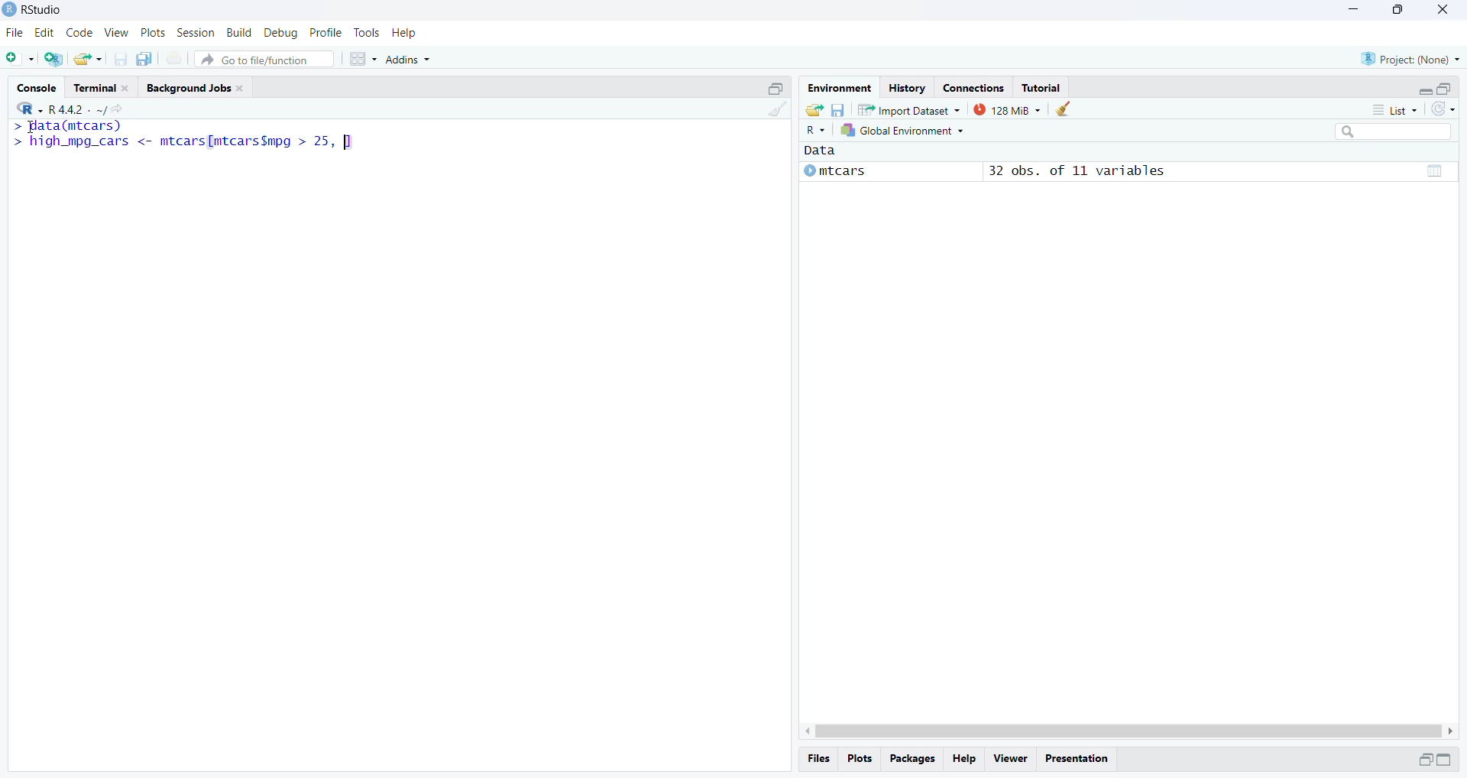  What do you see at coordinates (837, 109) in the screenshot?
I see `save` at bounding box center [837, 109].